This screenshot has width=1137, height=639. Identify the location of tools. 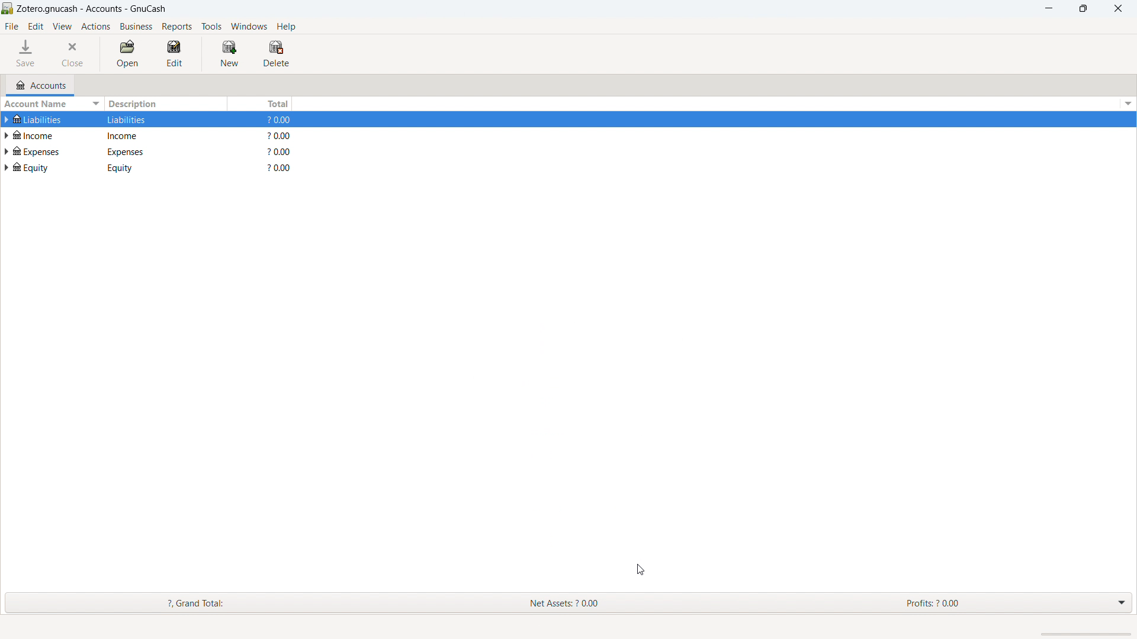
(211, 27).